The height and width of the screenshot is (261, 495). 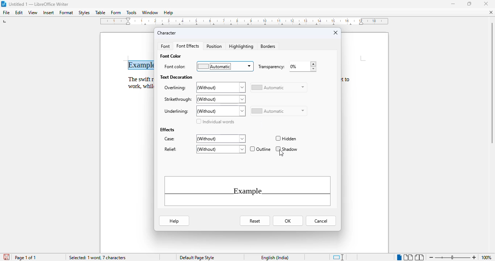 I want to click on window, so click(x=150, y=12).